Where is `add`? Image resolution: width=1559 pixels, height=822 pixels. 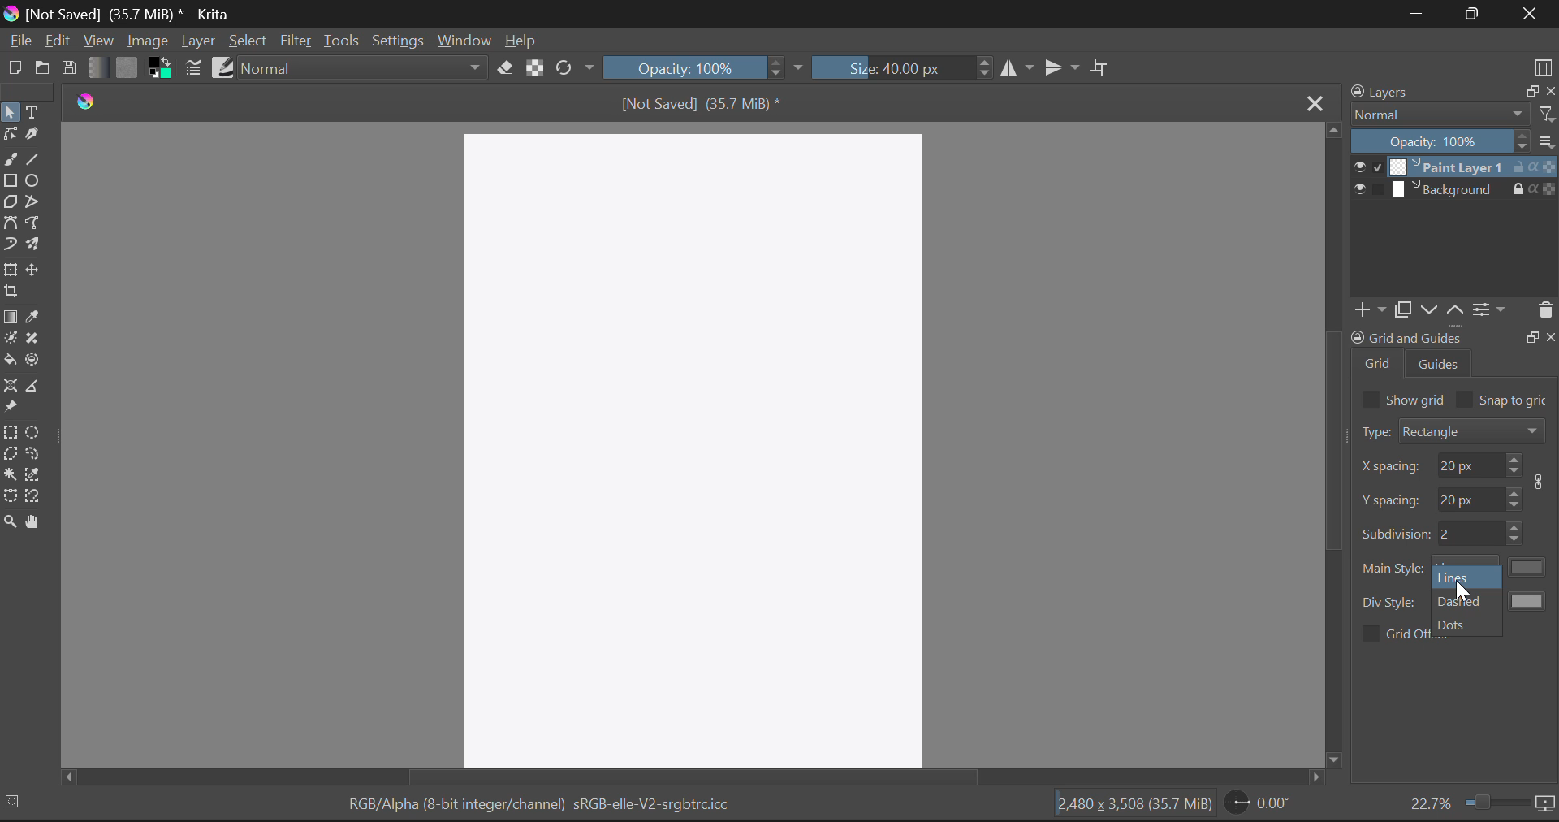
add is located at coordinates (1367, 310).